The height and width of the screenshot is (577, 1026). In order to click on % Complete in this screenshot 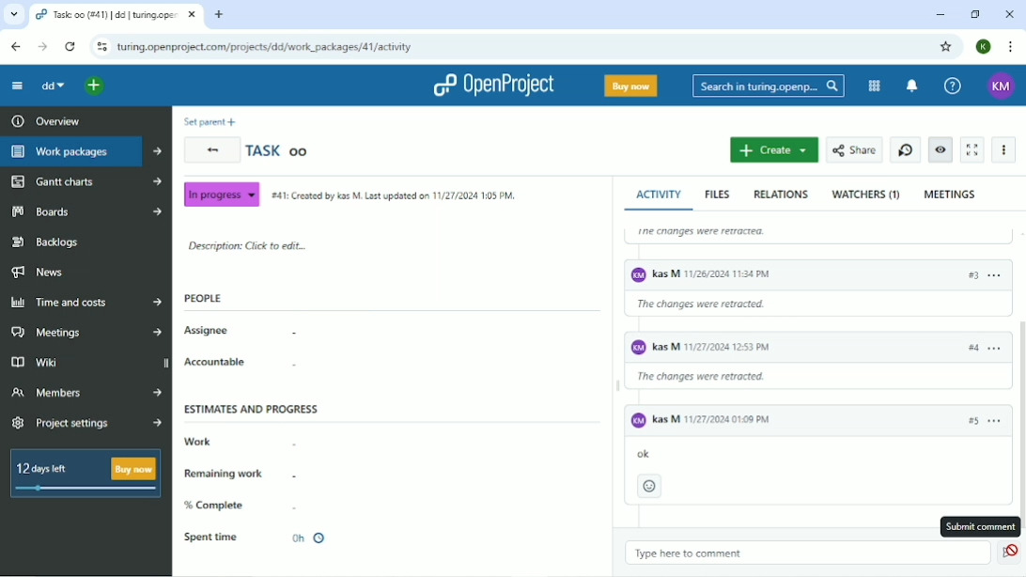, I will do `click(253, 505)`.